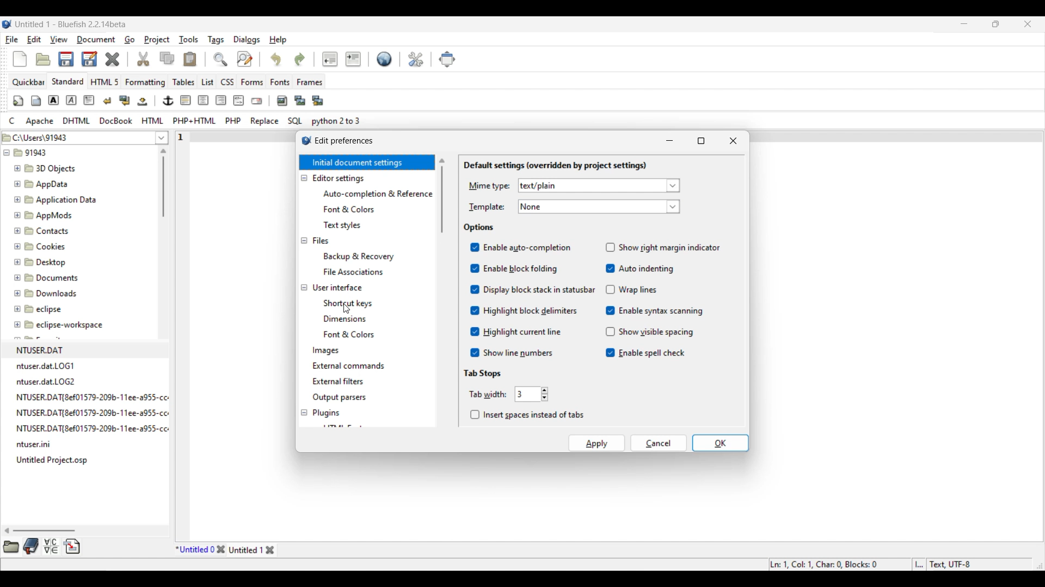  I want to click on  Wrap lines, so click(632, 289).